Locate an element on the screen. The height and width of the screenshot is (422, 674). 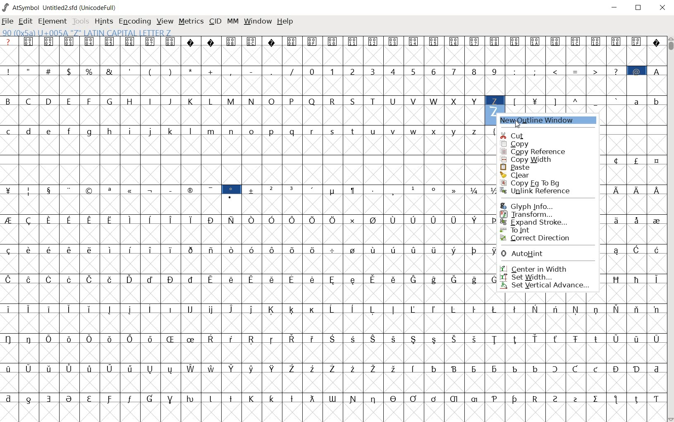
minimize is located at coordinates (616, 9).